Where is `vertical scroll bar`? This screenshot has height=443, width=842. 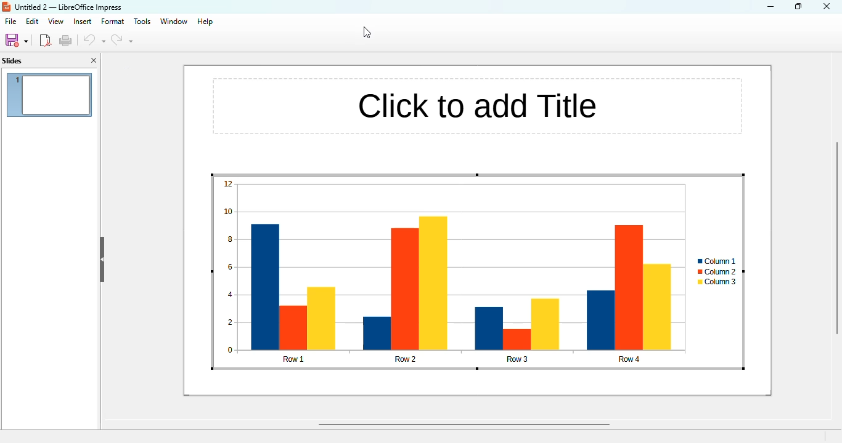
vertical scroll bar is located at coordinates (833, 233).